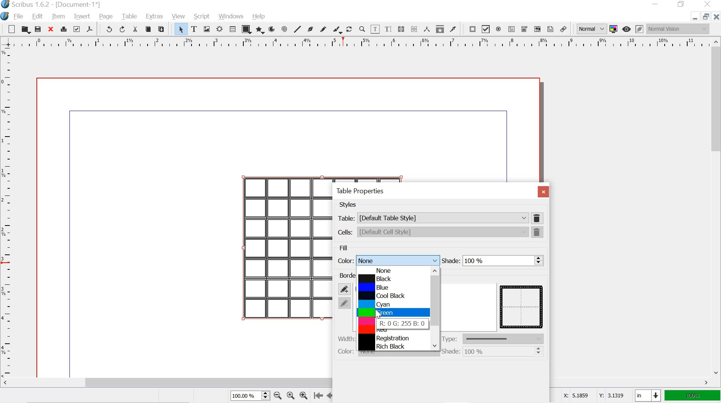 The image size is (721, 403). I want to click on none, so click(384, 271).